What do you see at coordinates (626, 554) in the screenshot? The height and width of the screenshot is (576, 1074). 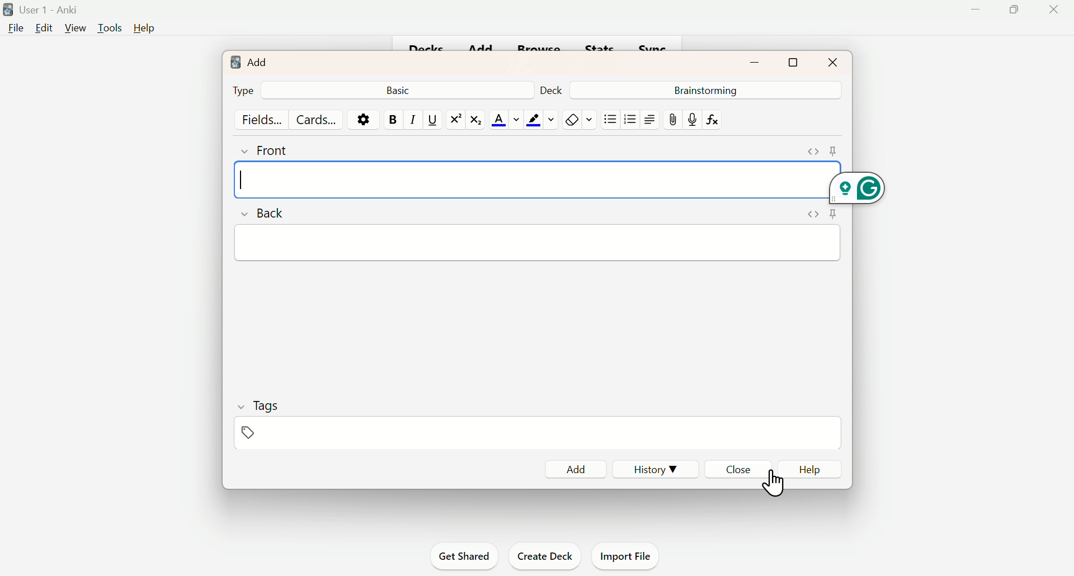 I see `Import File` at bounding box center [626, 554].